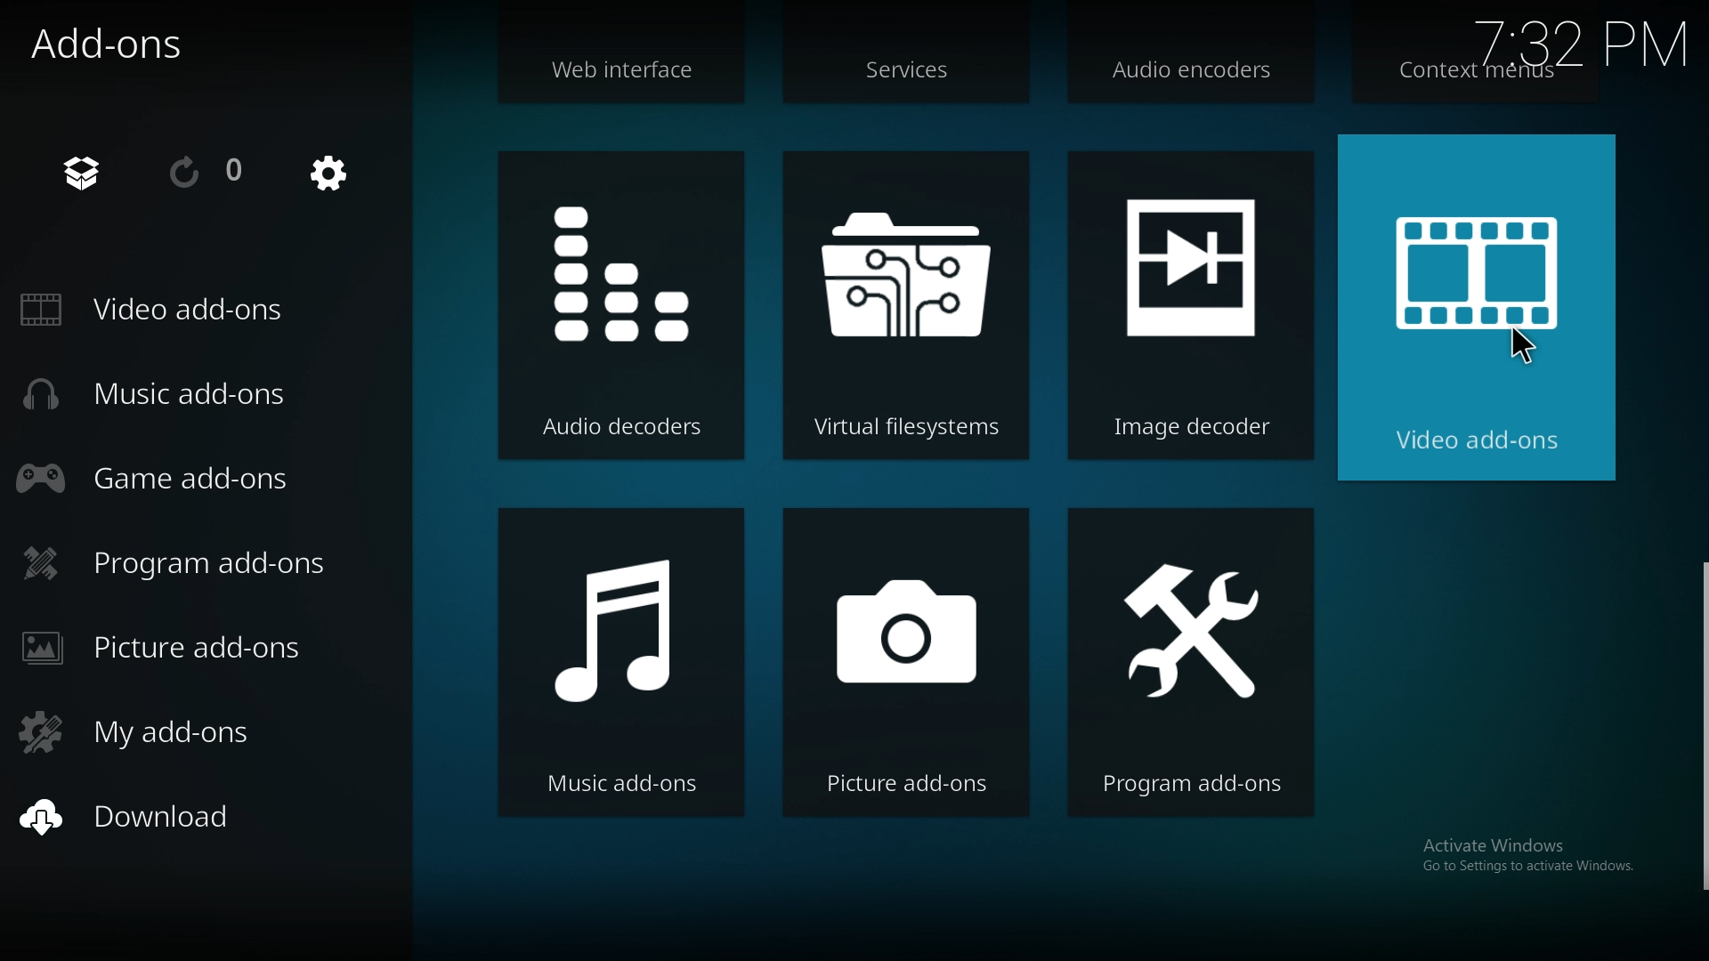  Describe the element at coordinates (1193, 665) in the screenshot. I see `program add ons` at that location.